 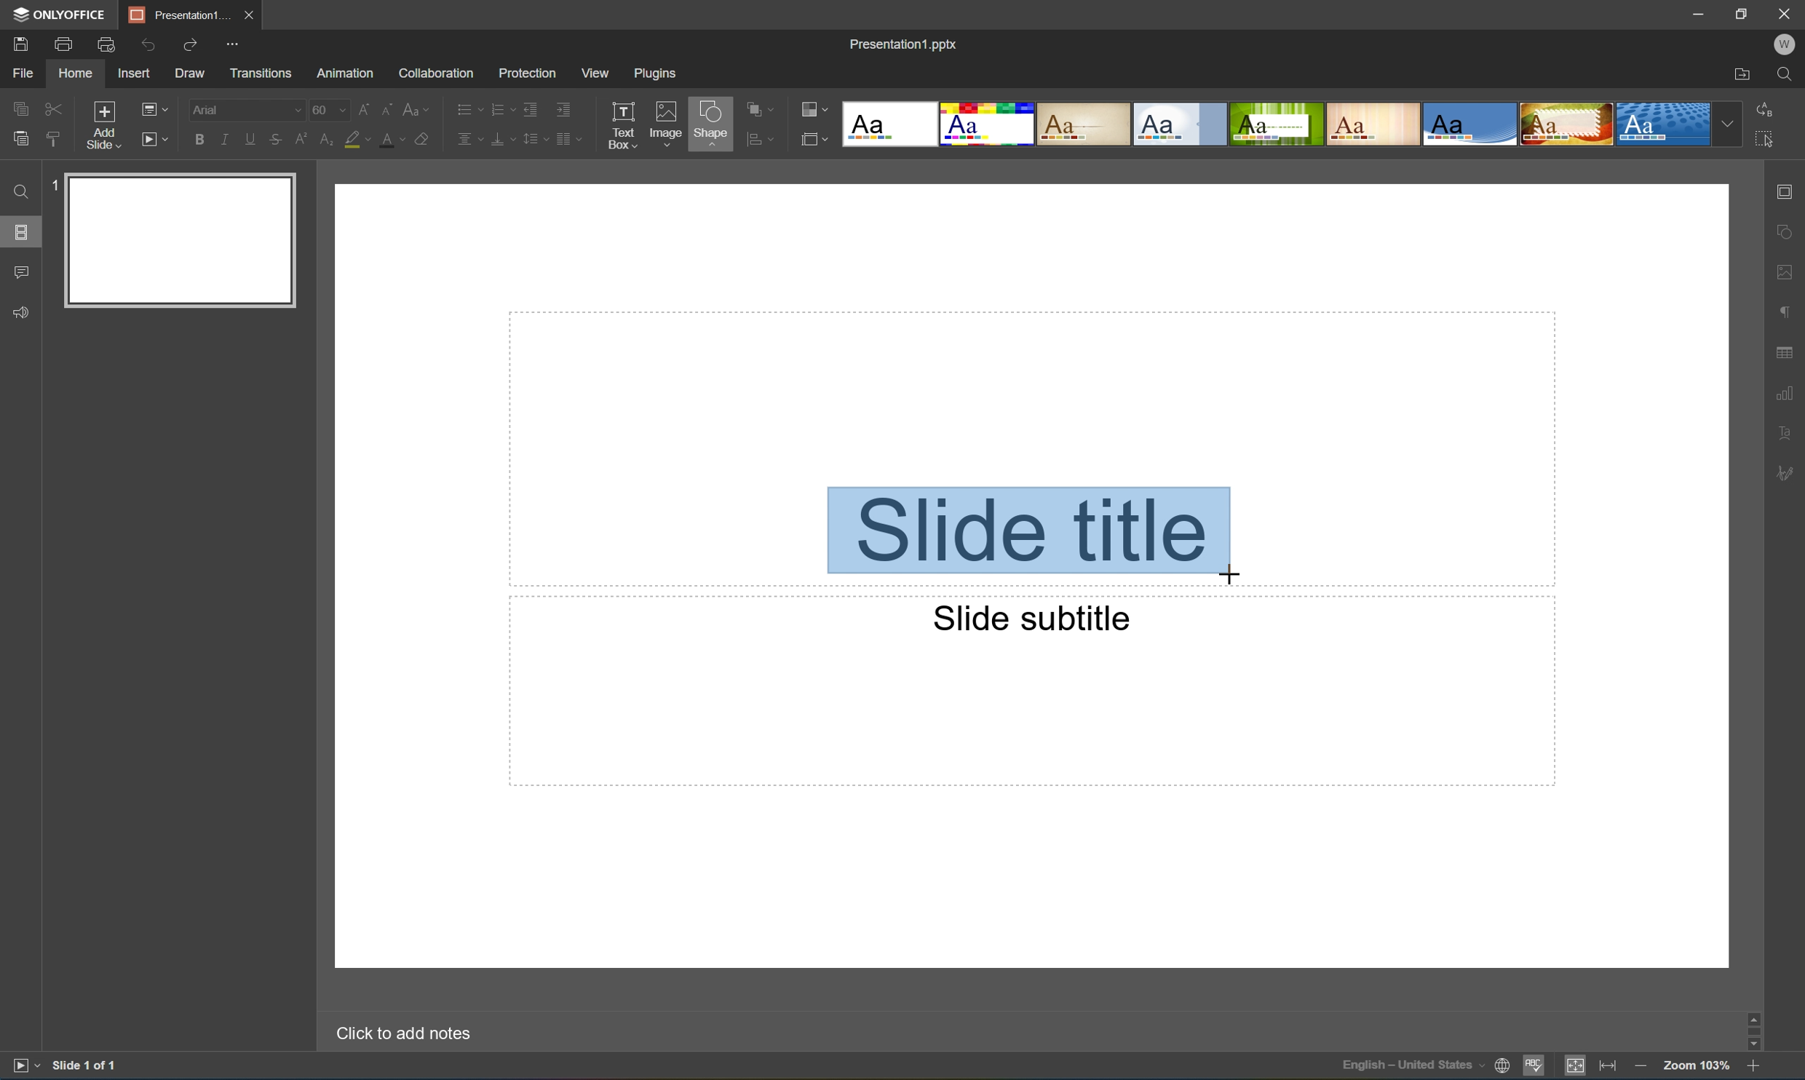 I want to click on Arrange shape, so click(x=759, y=111).